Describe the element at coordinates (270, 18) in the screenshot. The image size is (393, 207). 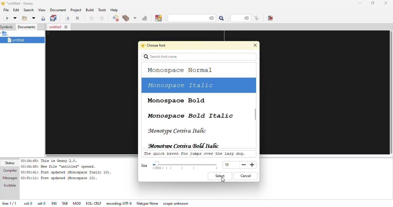
I see `exit` at that location.